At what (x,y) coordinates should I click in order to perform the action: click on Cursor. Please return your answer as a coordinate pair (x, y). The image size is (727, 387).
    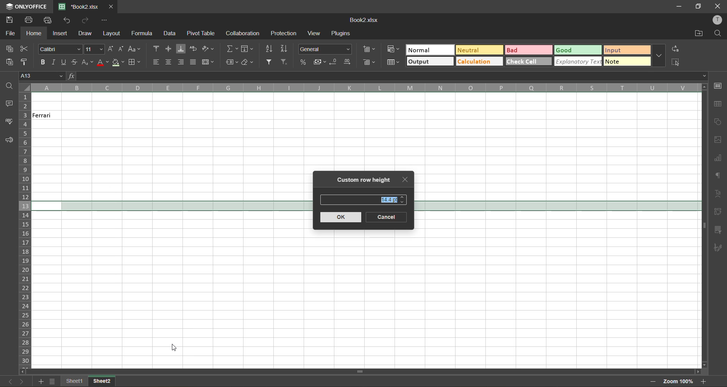
    Looking at the image, I should click on (175, 348).